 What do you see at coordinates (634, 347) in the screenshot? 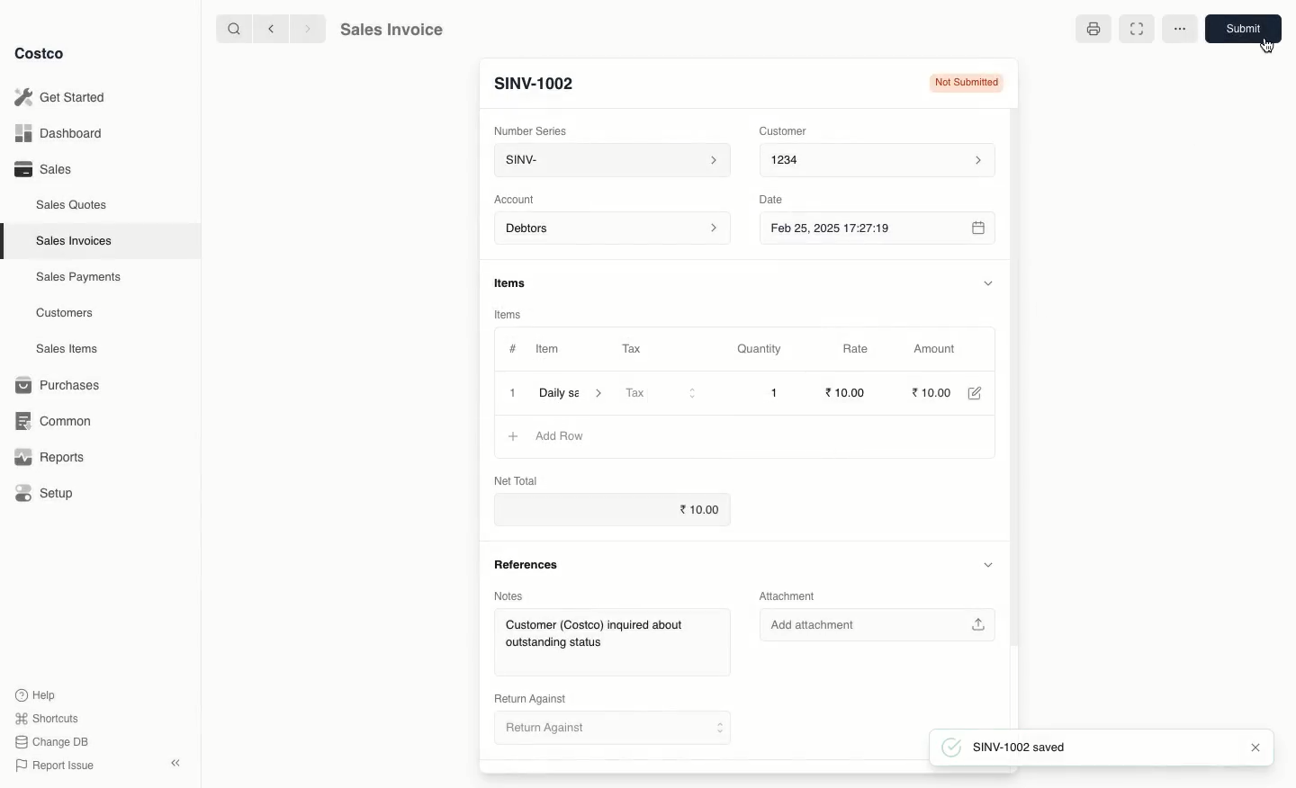
I see `Tax` at bounding box center [634, 347].